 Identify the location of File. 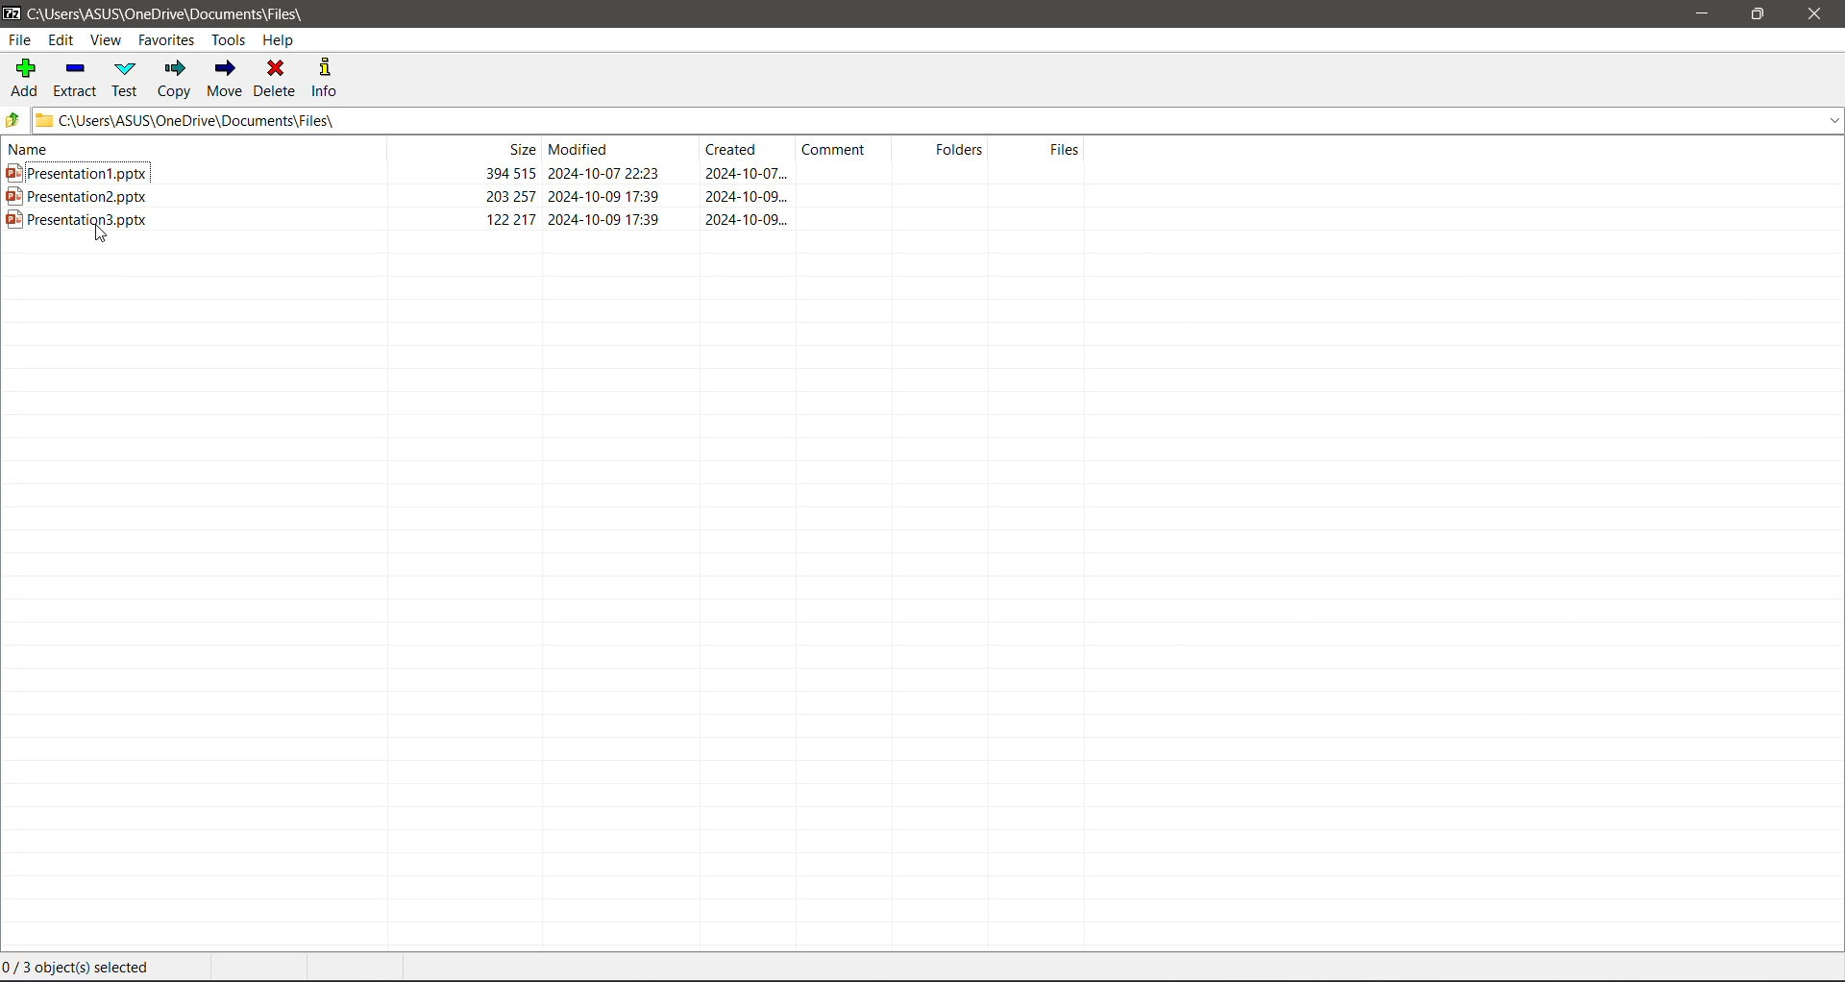
(21, 39).